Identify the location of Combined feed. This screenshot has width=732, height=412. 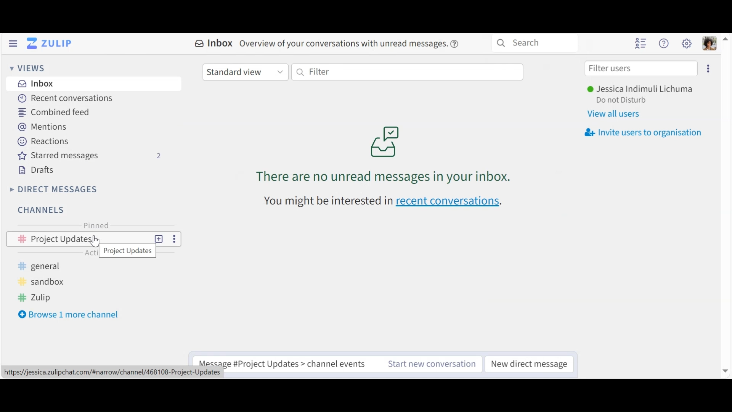
(53, 113).